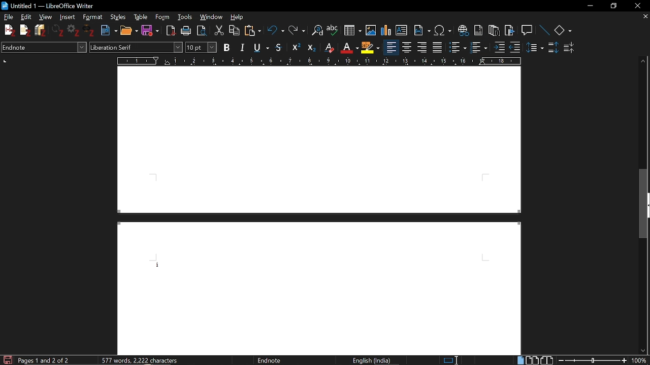  What do you see at coordinates (499, 48) in the screenshot?
I see `Increase indent` at bounding box center [499, 48].